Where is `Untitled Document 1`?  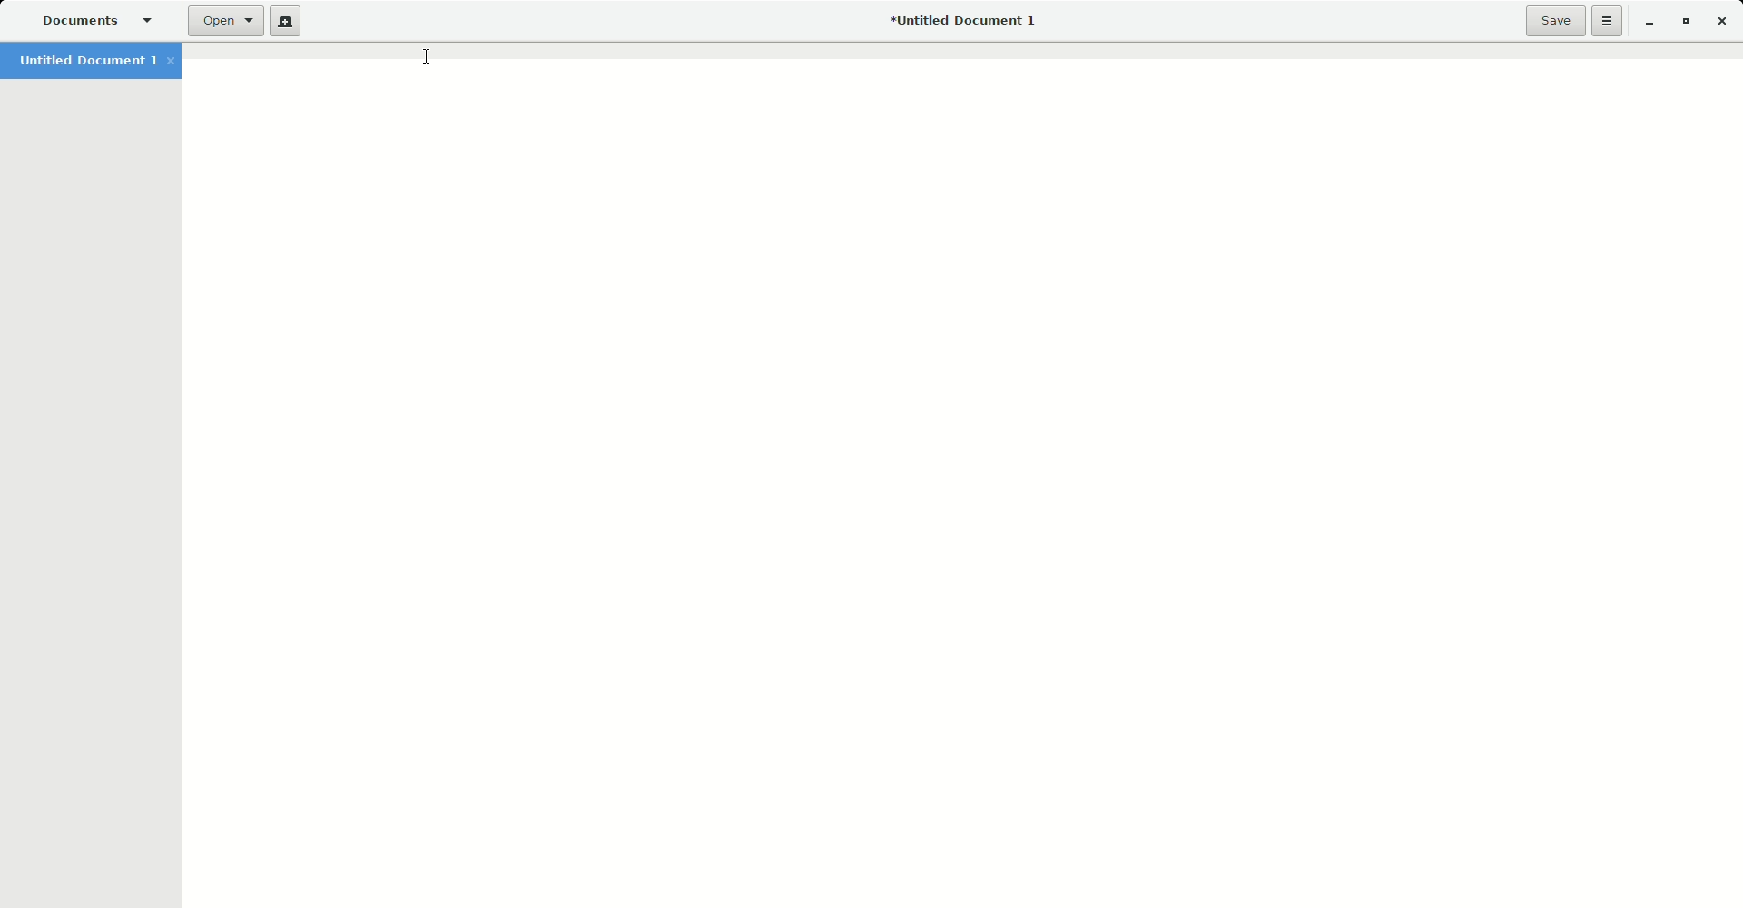
Untitled Document 1 is located at coordinates (970, 20).